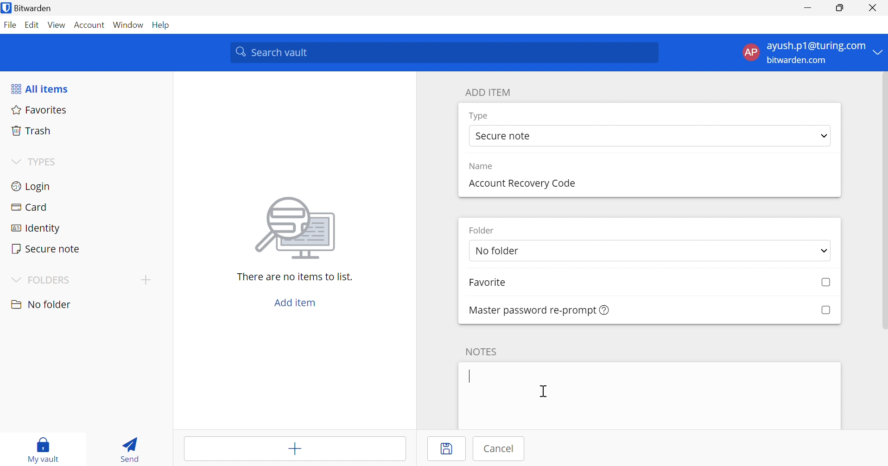  I want to click on NOTES, so click(484, 351).